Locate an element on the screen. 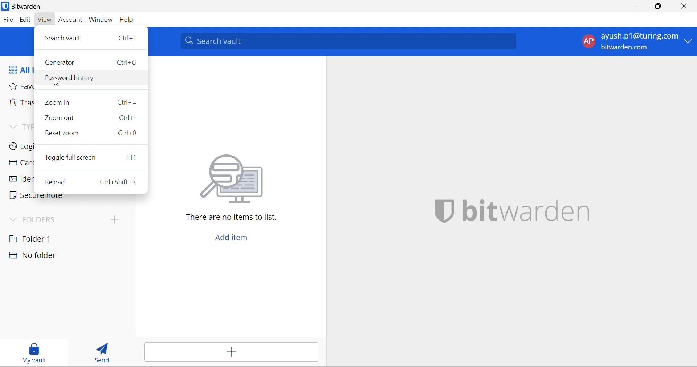 This screenshot has height=367, width=697. reload is located at coordinates (91, 181).